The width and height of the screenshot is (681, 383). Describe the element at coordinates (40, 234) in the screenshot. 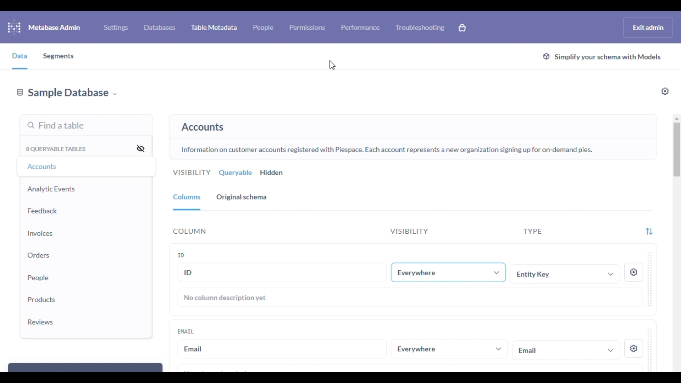

I see `invoices` at that location.